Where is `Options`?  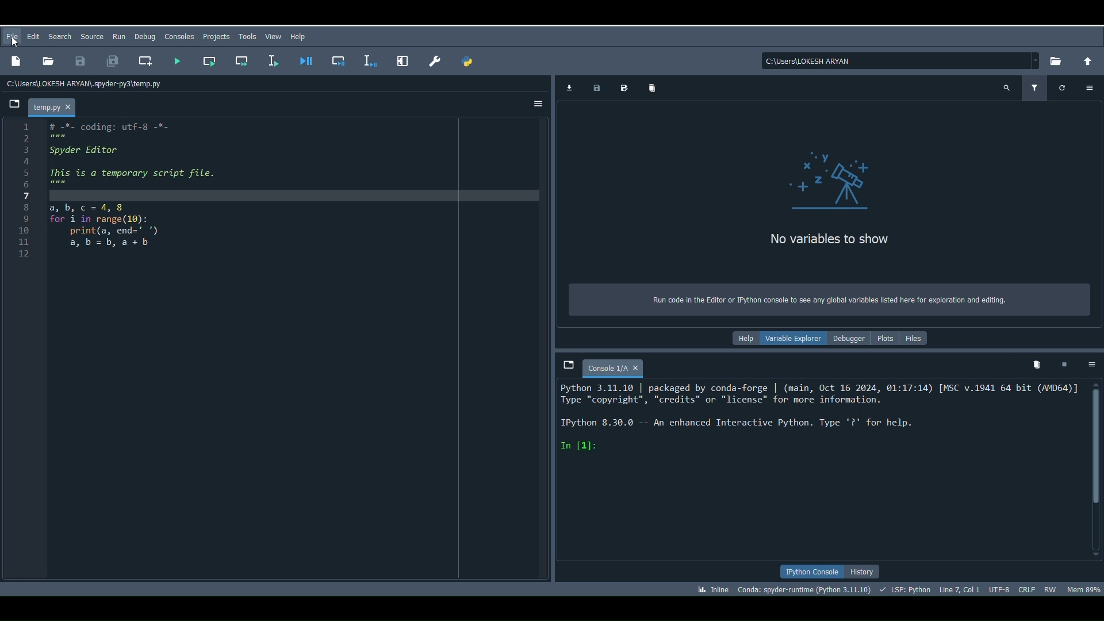 Options is located at coordinates (539, 102).